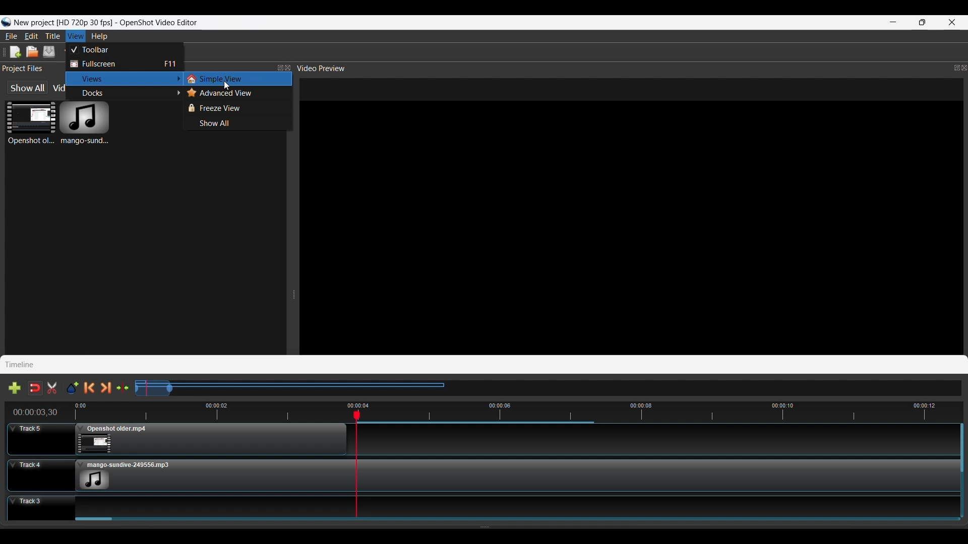  Describe the element at coordinates (548, 388) in the screenshot. I see `Slider` at that location.